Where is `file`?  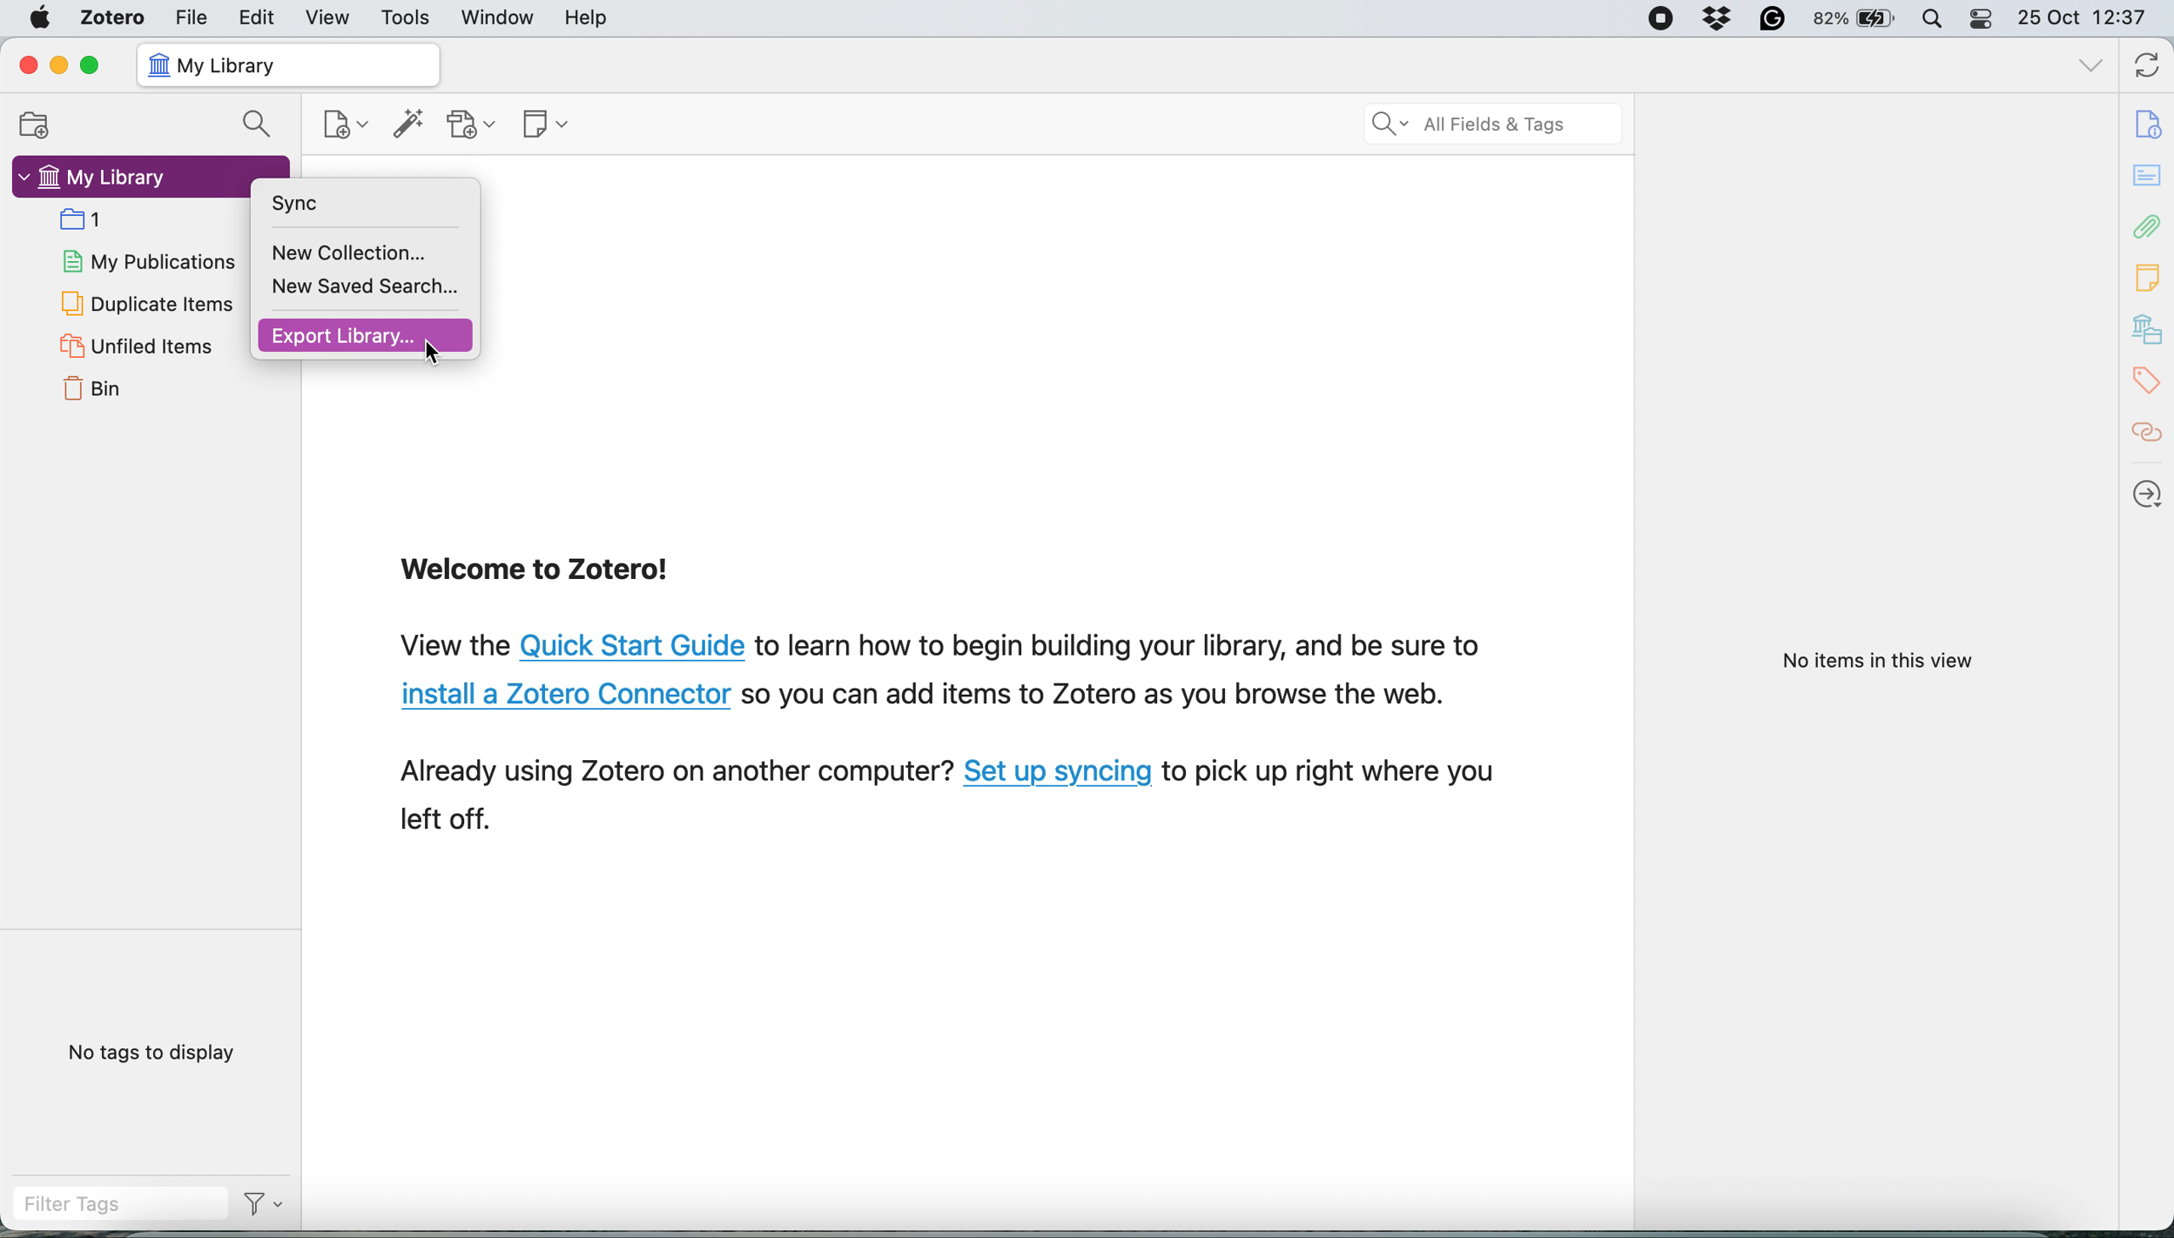
file is located at coordinates (190, 17).